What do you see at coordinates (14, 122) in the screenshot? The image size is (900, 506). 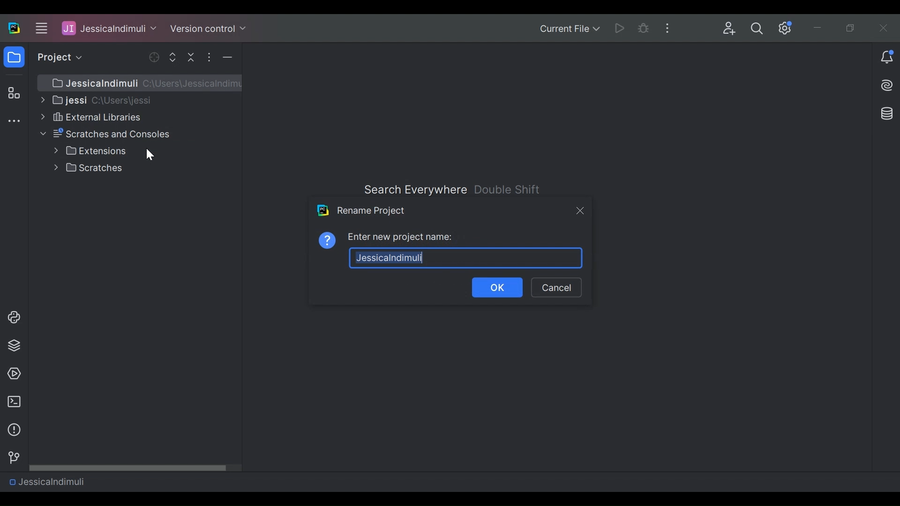 I see `More tool windows` at bounding box center [14, 122].